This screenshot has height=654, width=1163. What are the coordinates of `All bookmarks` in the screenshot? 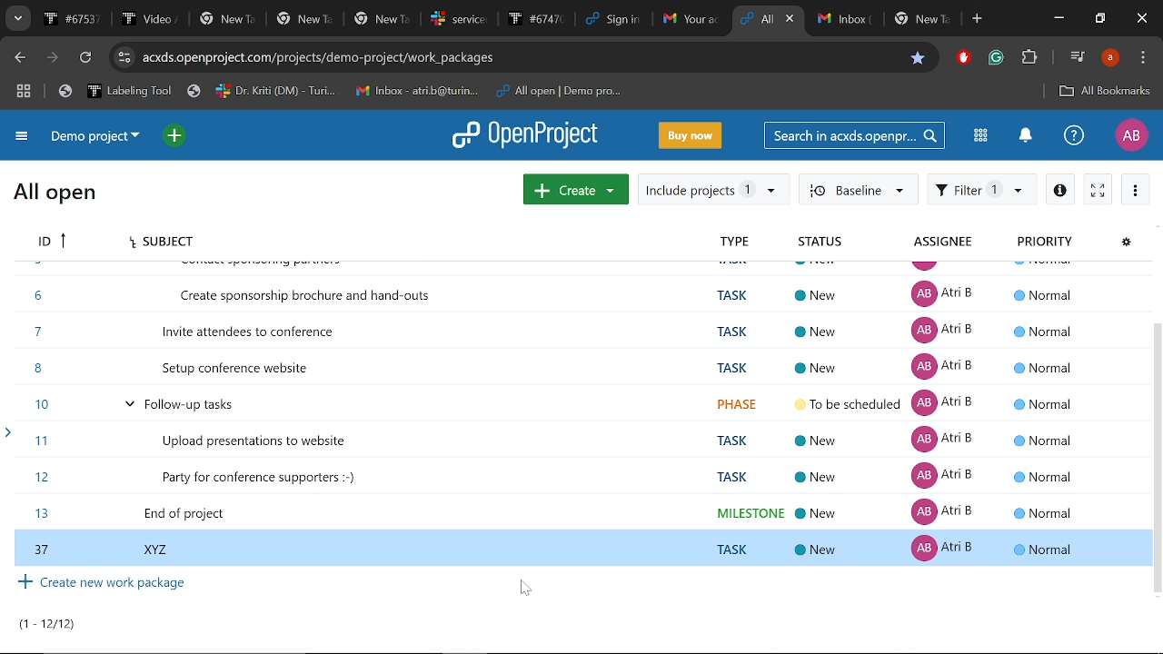 It's located at (1101, 94).